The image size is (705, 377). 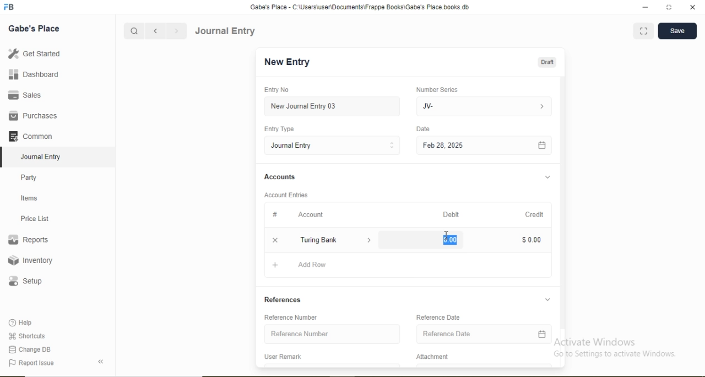 I want to click on Accounts, so click(x=280, y=176).